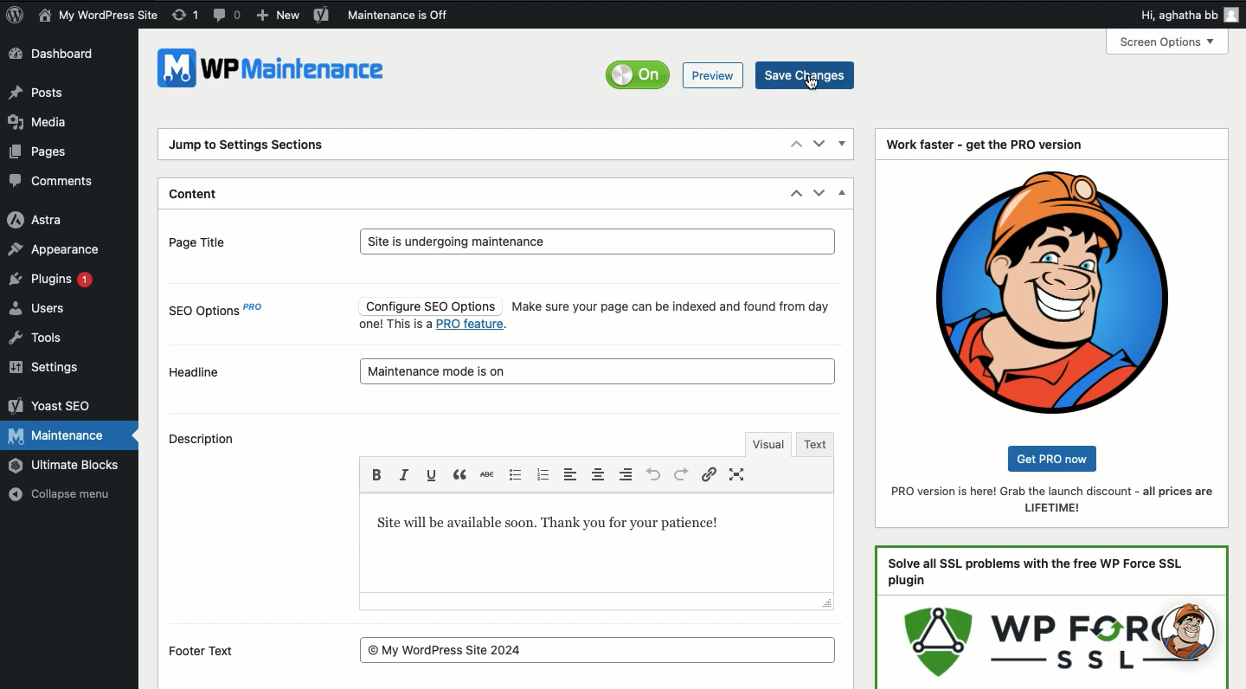  I want to click on Posts, so click(36, 91).